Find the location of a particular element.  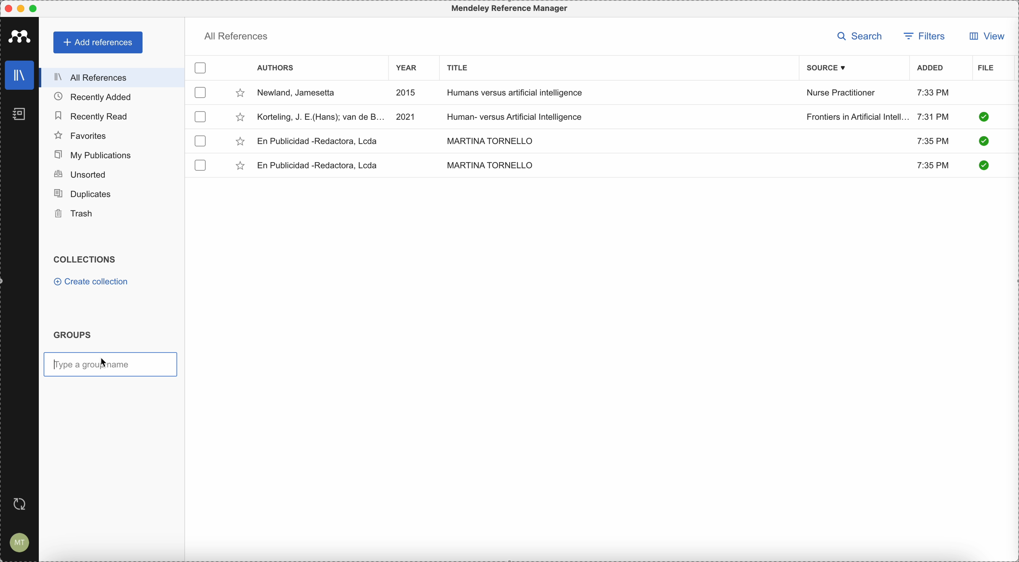

filters is located at coordinates (924, 37).